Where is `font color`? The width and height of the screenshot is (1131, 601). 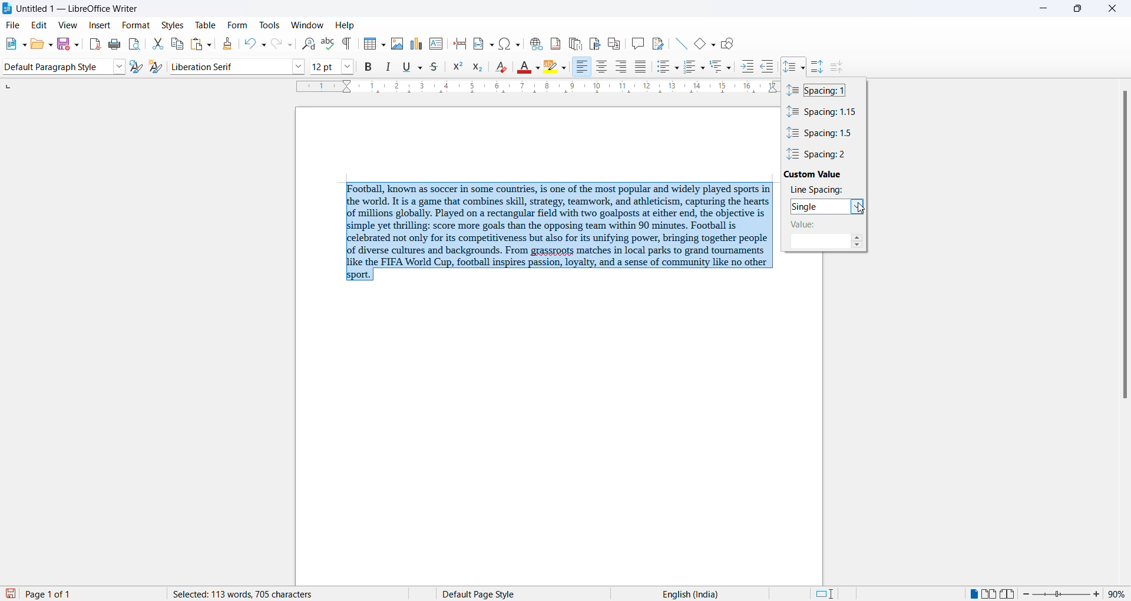 font color is located at coordinates (524, 67).